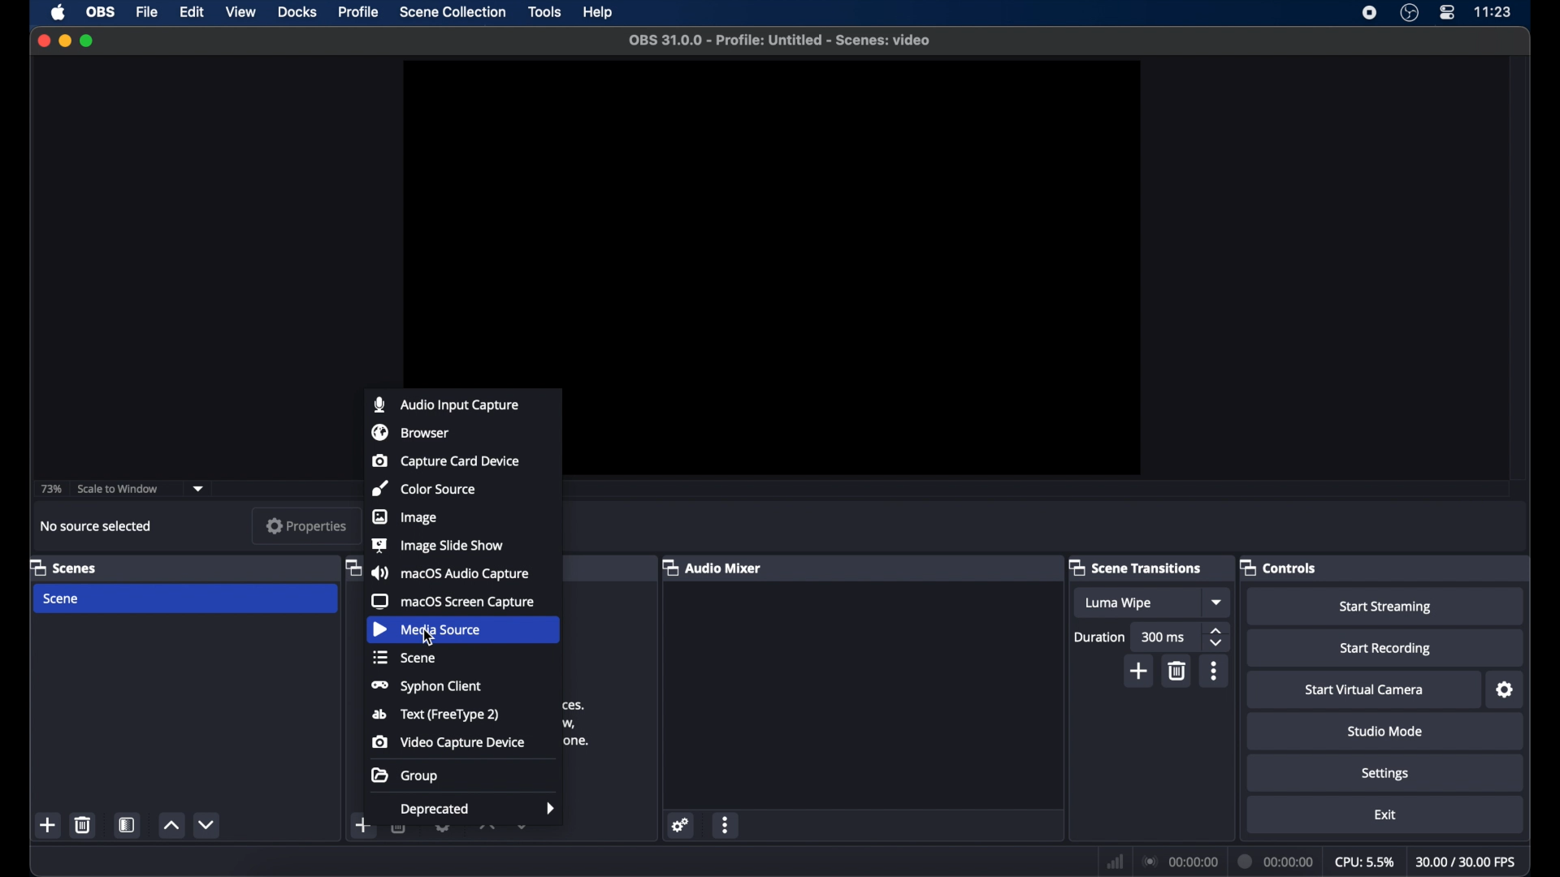  I want to click on scene filters, so click(128, 825).